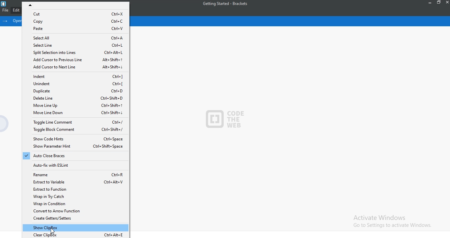 The width and height of the screenshot is (450, 238). I want to click on Select Line, so click(74, 45).